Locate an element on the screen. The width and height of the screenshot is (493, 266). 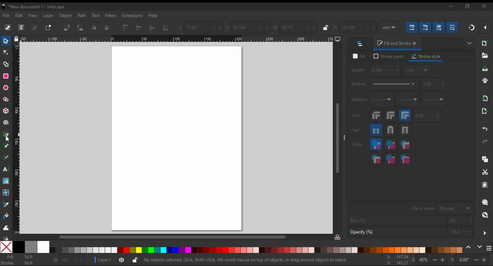
square is located at coordinates (406, 130).